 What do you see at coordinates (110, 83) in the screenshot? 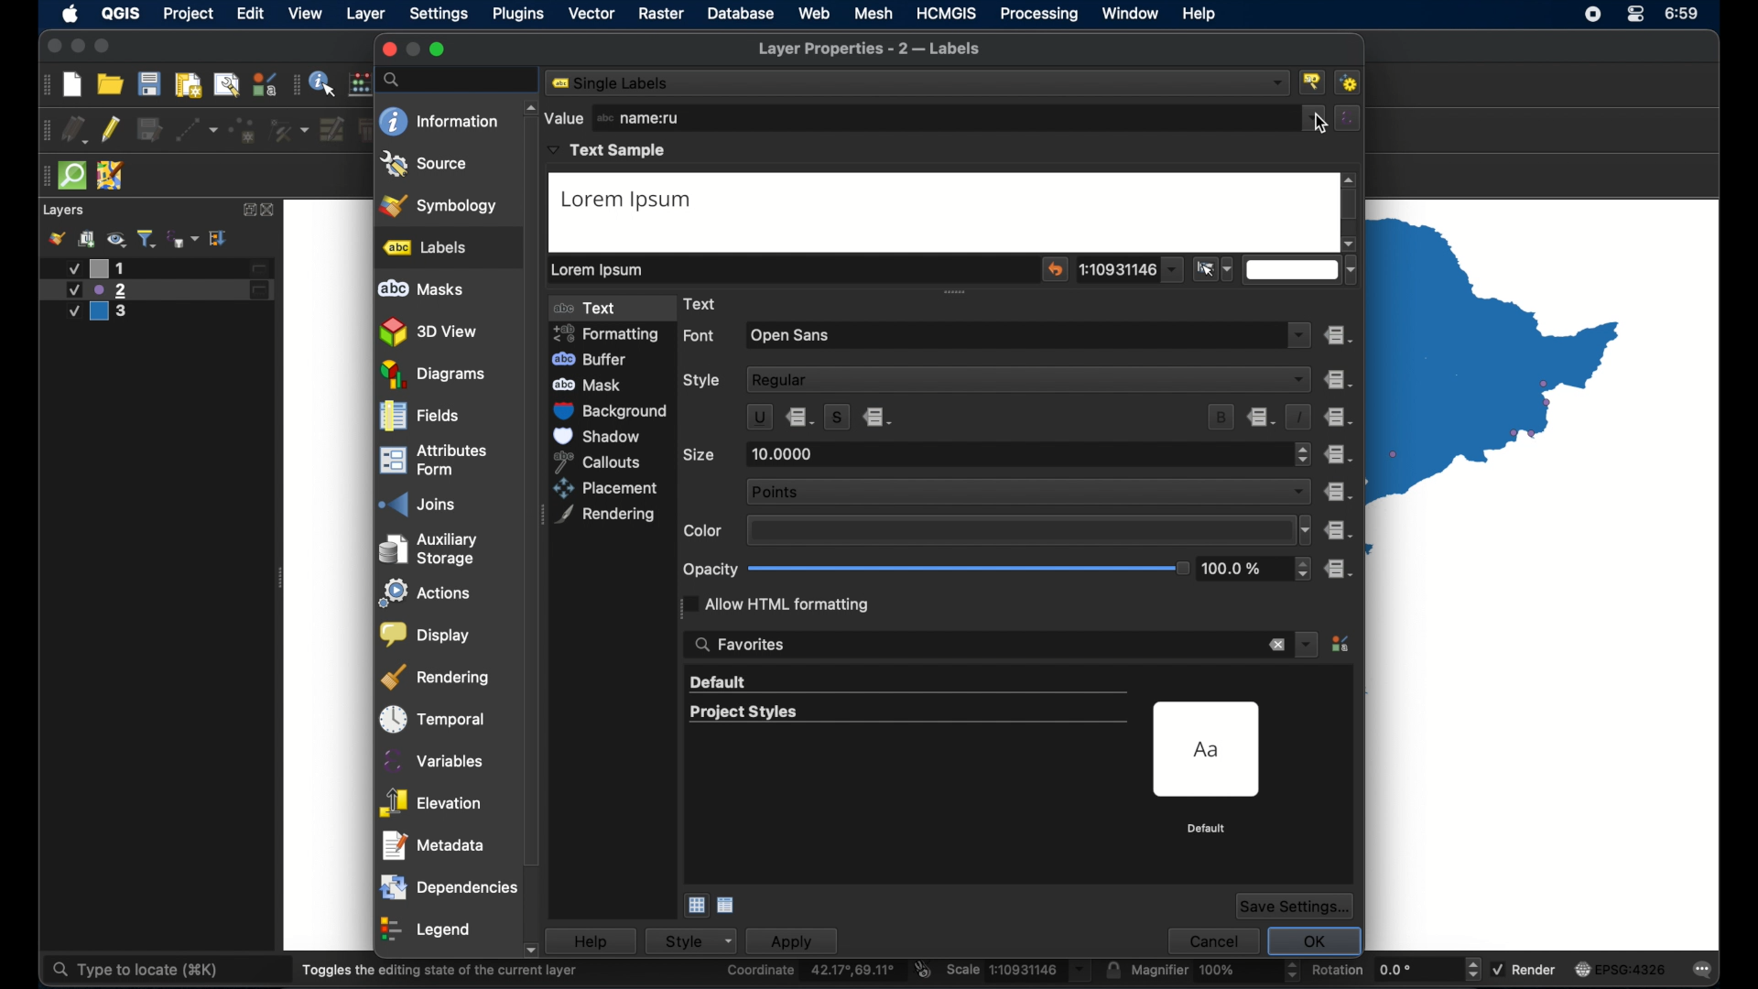
I see `open` at bounding box center [110, 83].